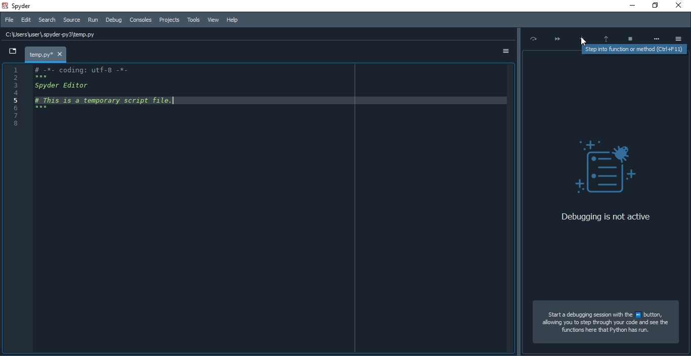 This screenshot has height=356, width=691. I want to click on Source, so click(72, 20).